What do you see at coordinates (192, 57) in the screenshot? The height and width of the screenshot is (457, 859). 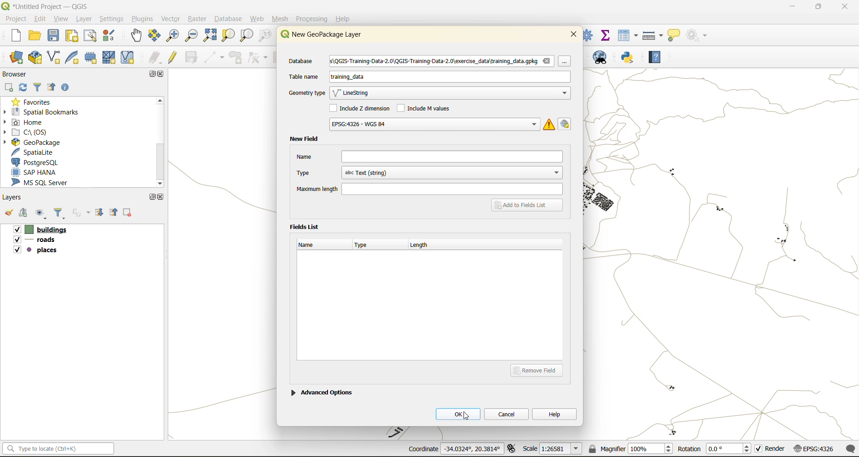 I see `save edits` at bounding box center [192, 57].